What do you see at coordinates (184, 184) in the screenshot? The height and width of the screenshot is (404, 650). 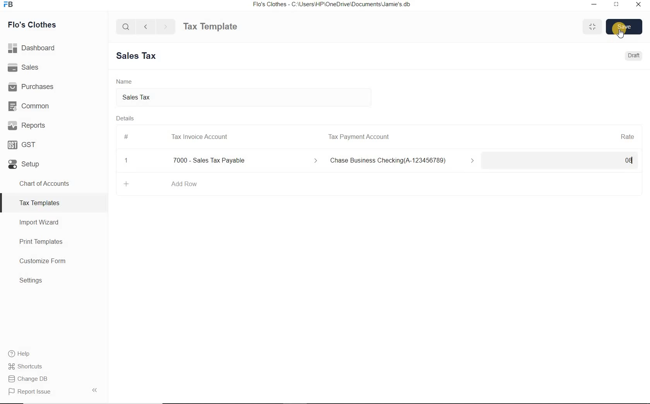 I see `Add Row` at bounding box center [184, 184].